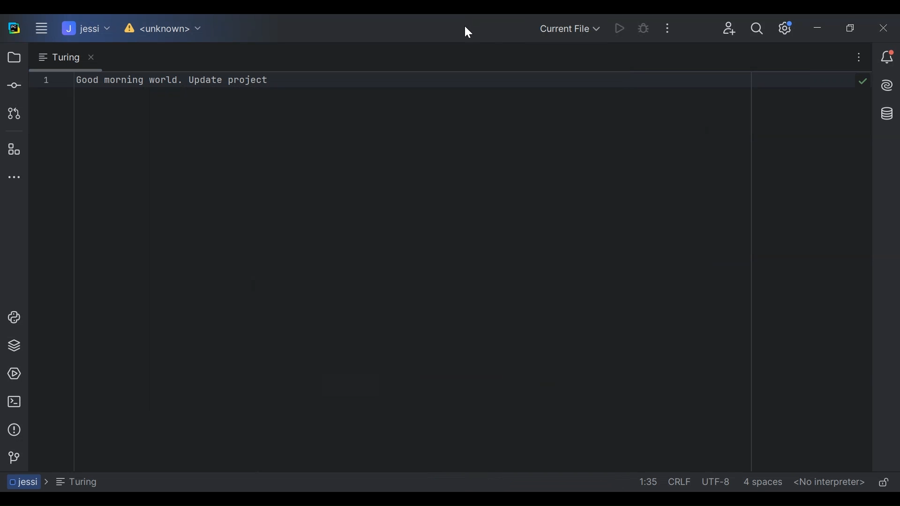 The width and height of the screenshot is (900, 506). Describe the element at coordinates (885, 58) in the screenshot. I see `Notification` at that location.